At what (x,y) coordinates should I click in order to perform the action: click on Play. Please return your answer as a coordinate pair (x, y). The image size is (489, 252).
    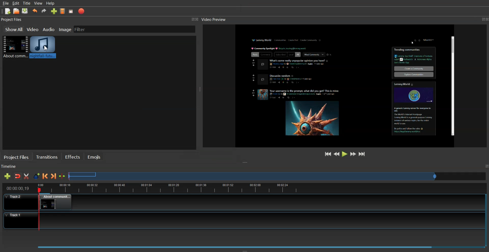
    Looking at the image, I should click on (345, 154).